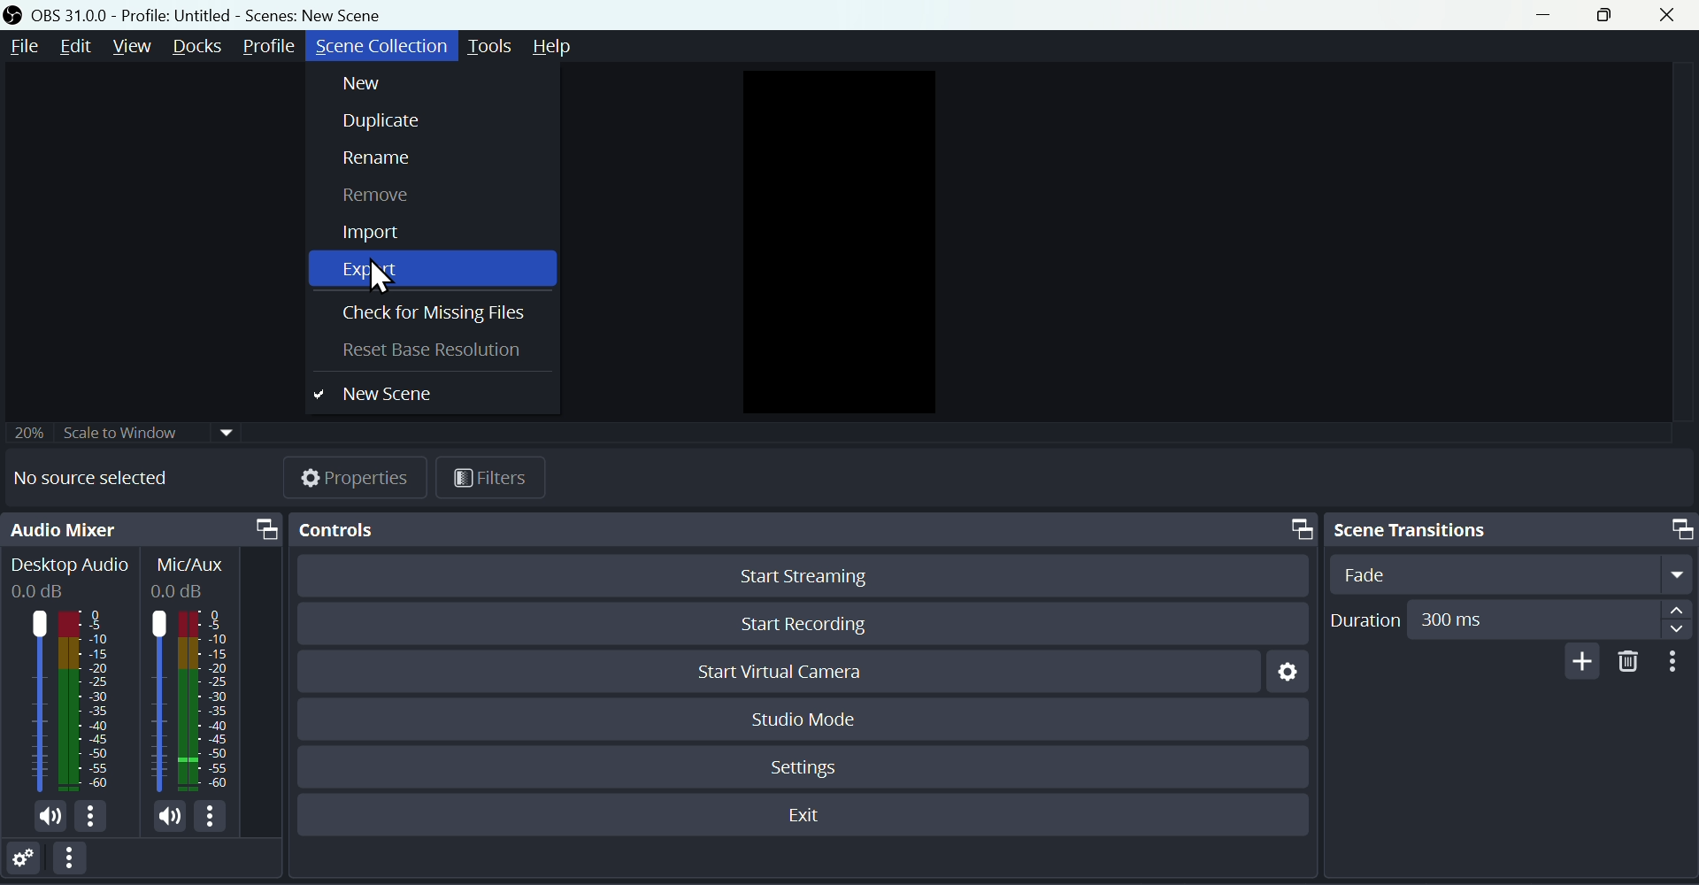 The image size is (1699, 885). Describe the element at coordinates (374, 165) in the screenshot. I see `Rename` at that location.